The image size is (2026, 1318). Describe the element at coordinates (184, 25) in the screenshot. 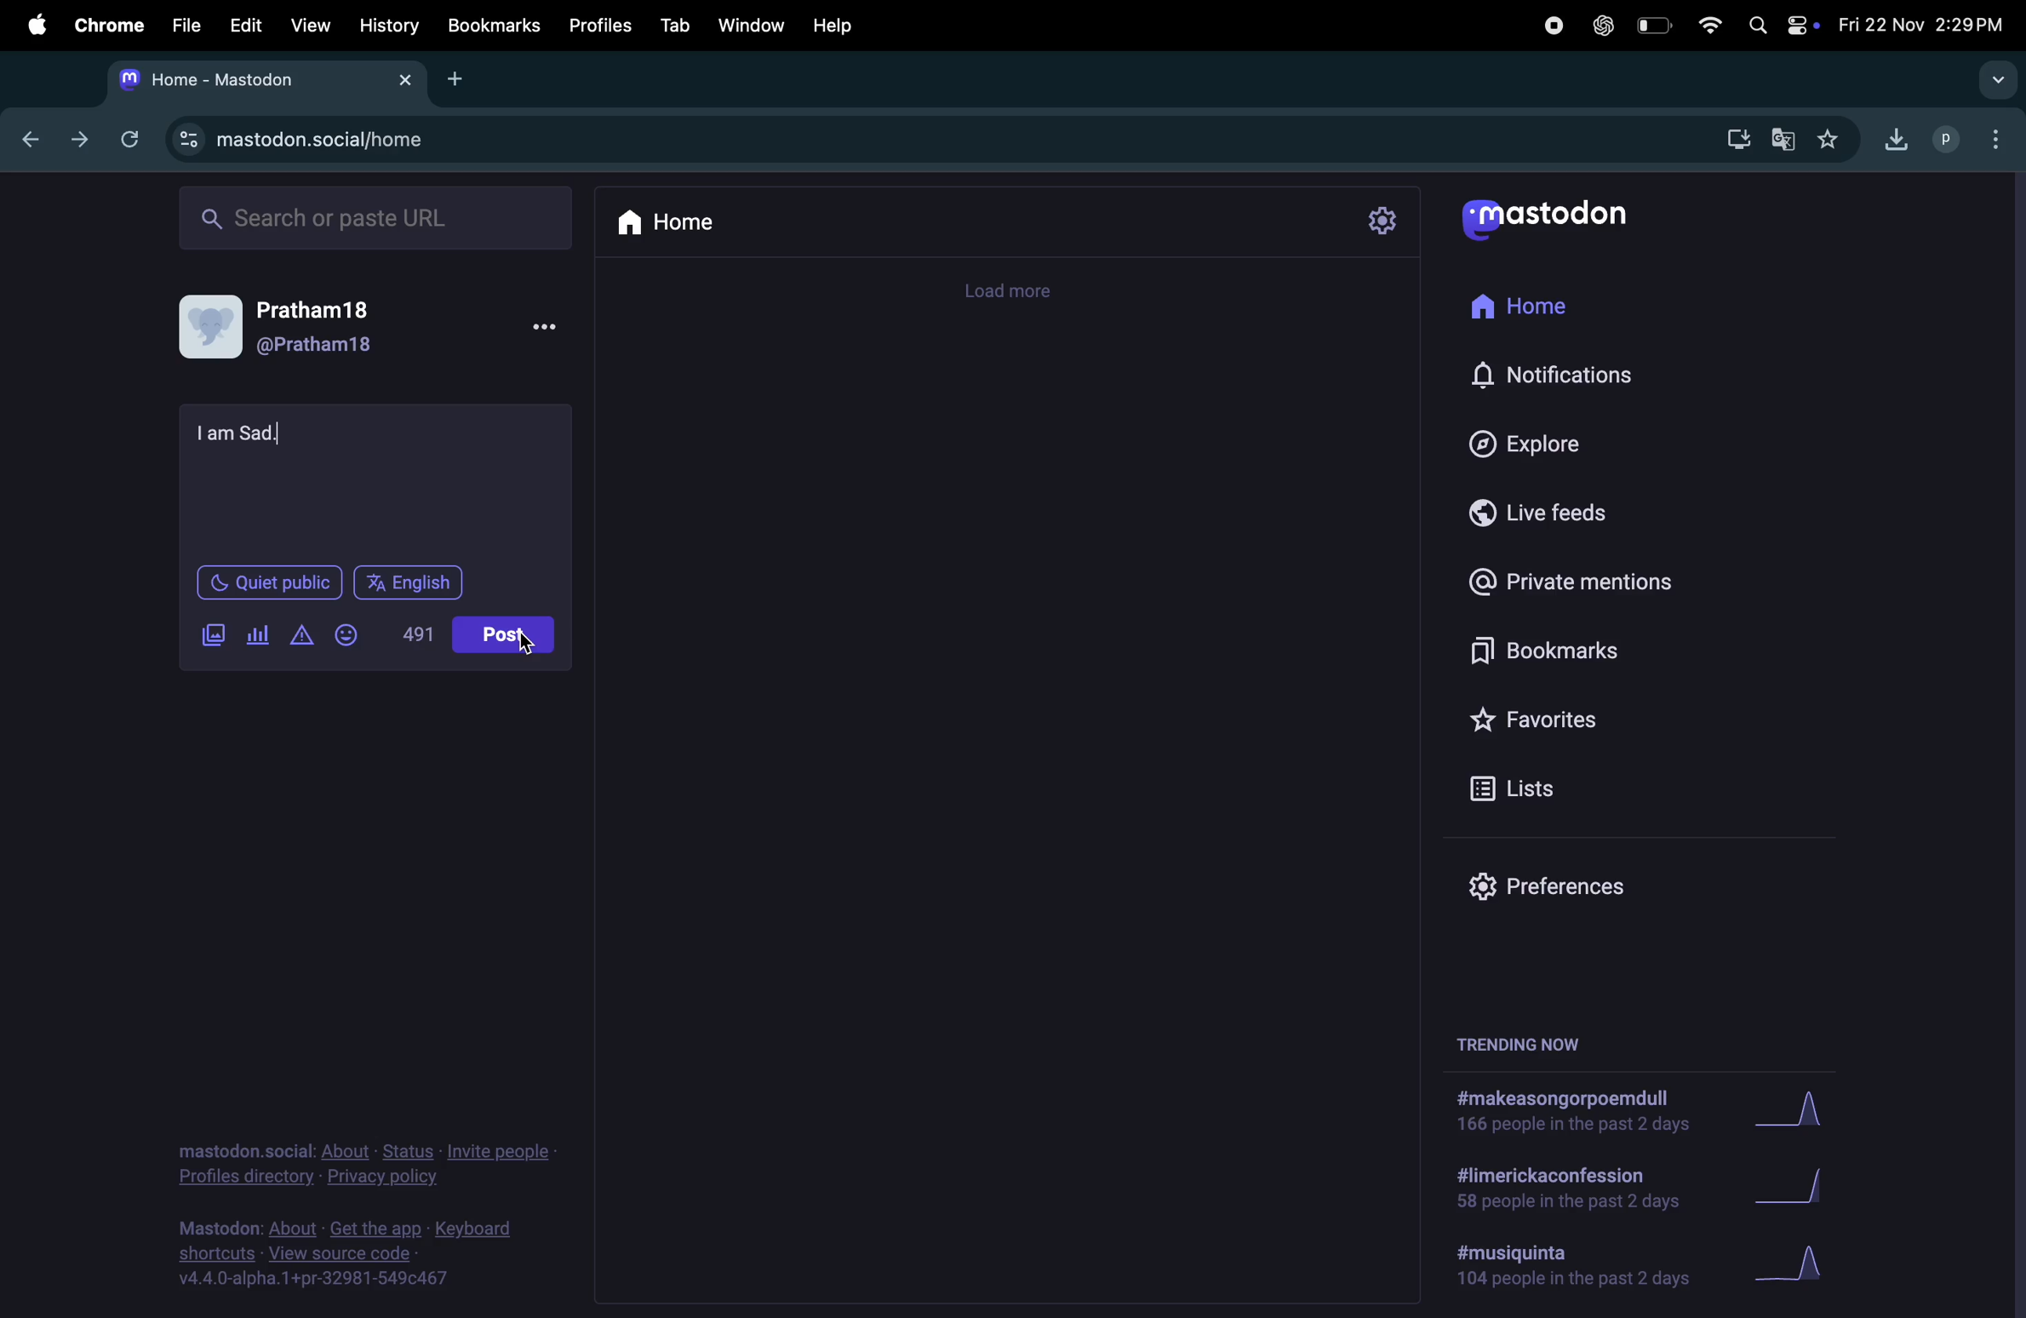

I see `file` at that location.